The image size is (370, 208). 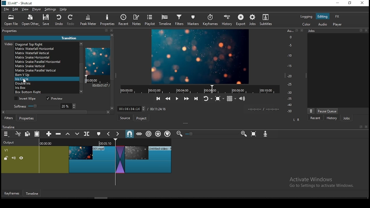 I want to click on lift, so click(x=68, y=134).